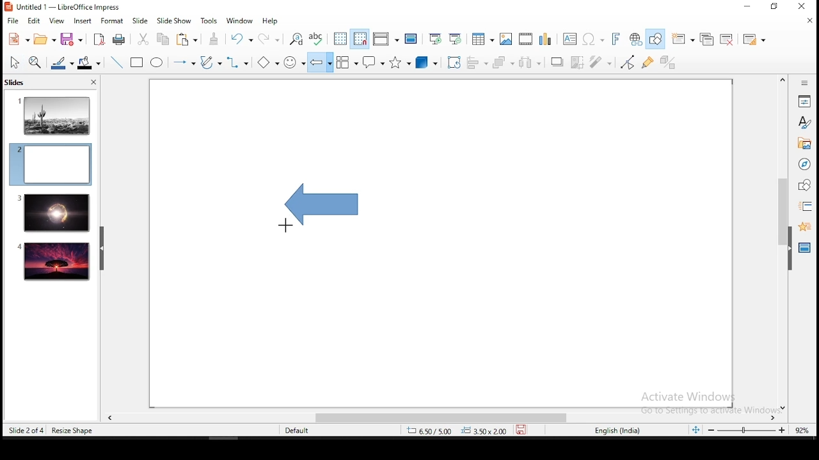  I want to click on resize shape, so click(73, 430).